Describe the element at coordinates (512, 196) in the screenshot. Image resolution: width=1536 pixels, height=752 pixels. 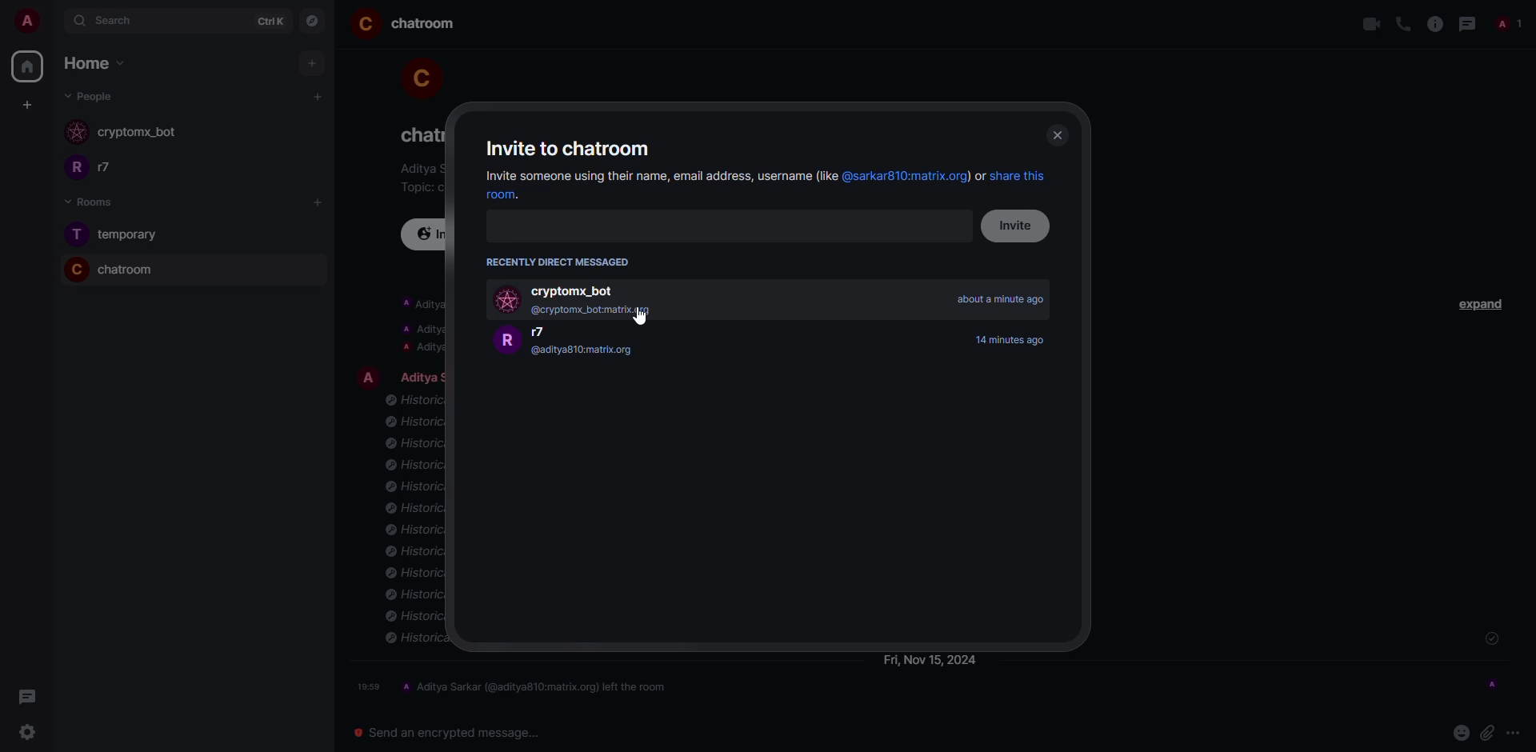
I see `hyperlink` at that location.